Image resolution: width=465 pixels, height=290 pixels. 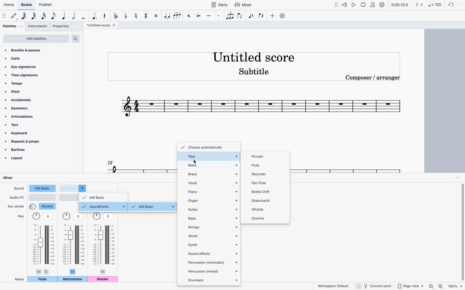 I want to click on aux sends, so click(x=17, y=206).